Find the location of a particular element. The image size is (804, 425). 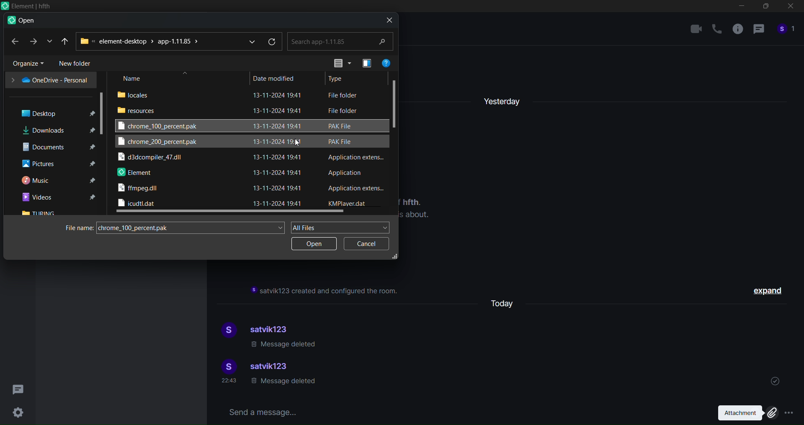

name is located at coordinates (133, 79).